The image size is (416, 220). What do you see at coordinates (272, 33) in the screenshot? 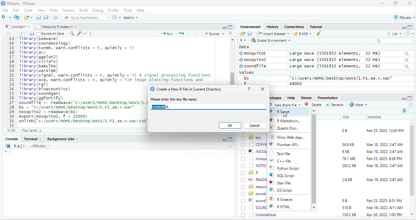
I see `# import Dataset` at bounding box center [272, 33].